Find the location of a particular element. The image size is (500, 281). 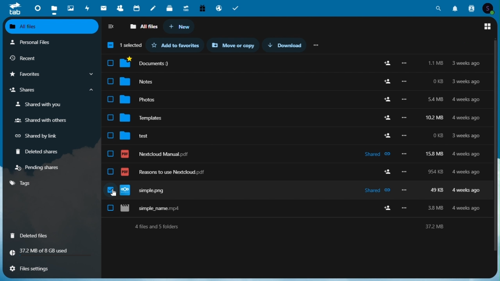

Reasons to use Nextcloud.pdf 954 KB 4 weeks ago is located at coordinates (298, 169).